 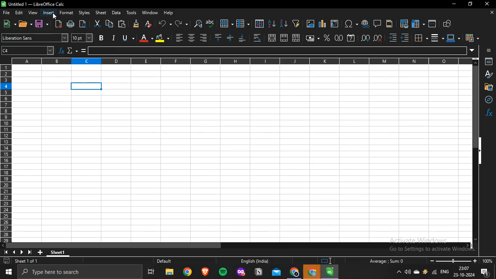 What do you see at coordinates (377, 23) in the screenshot?
I see `insert comment ` at bounding box center [377, 23].